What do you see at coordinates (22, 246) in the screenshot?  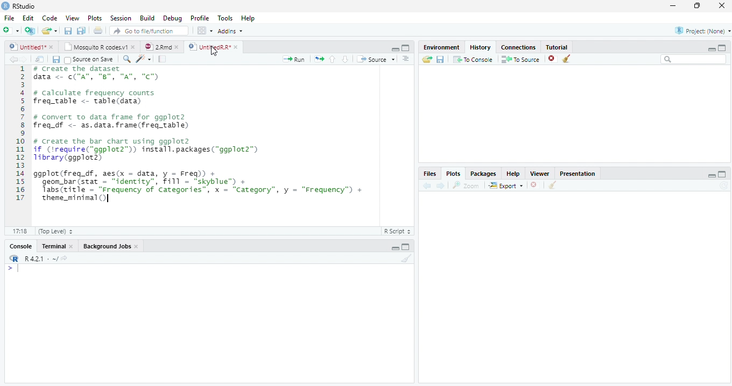 I see `Console` at bounding box center [22, 246].